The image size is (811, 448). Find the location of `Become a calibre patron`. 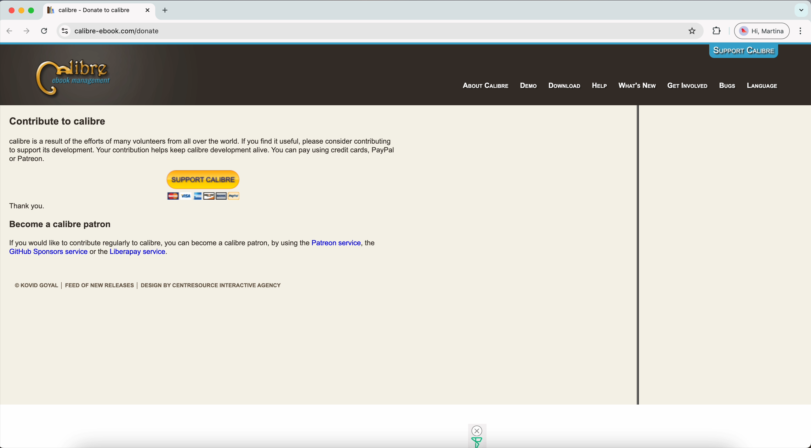

Become a calibre patron is located at coordinates (62, 225).